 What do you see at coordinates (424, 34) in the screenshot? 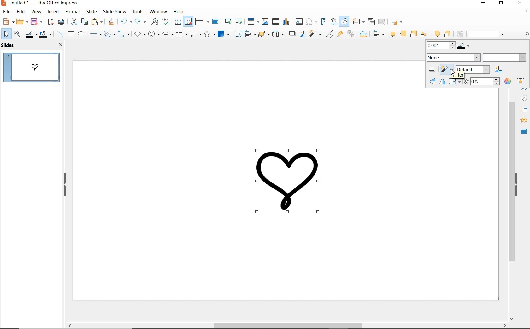
I see `send to back` at bounding box center [424, 34].